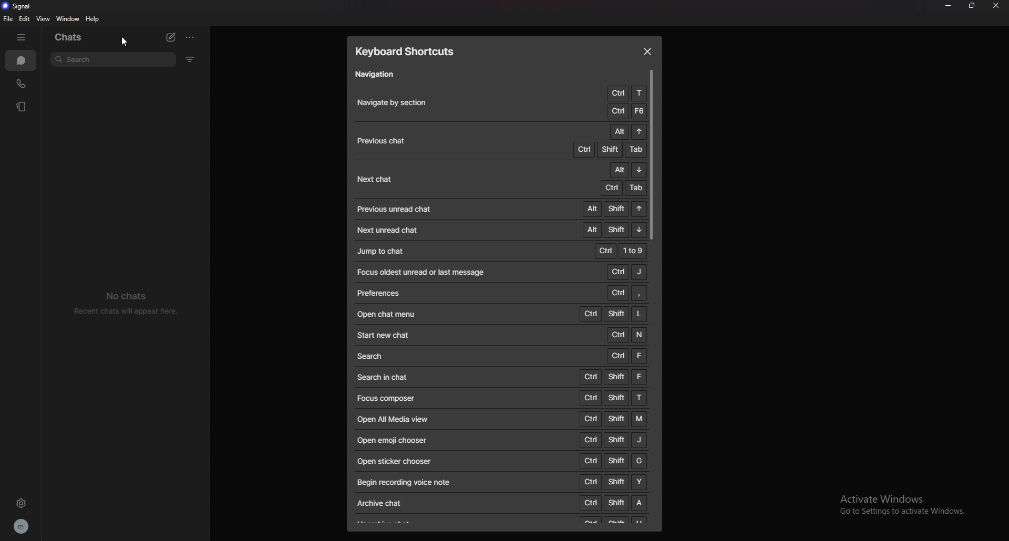 This screenshot has width=1009, height=541. I want to click on archive chat, so click(382, 503).